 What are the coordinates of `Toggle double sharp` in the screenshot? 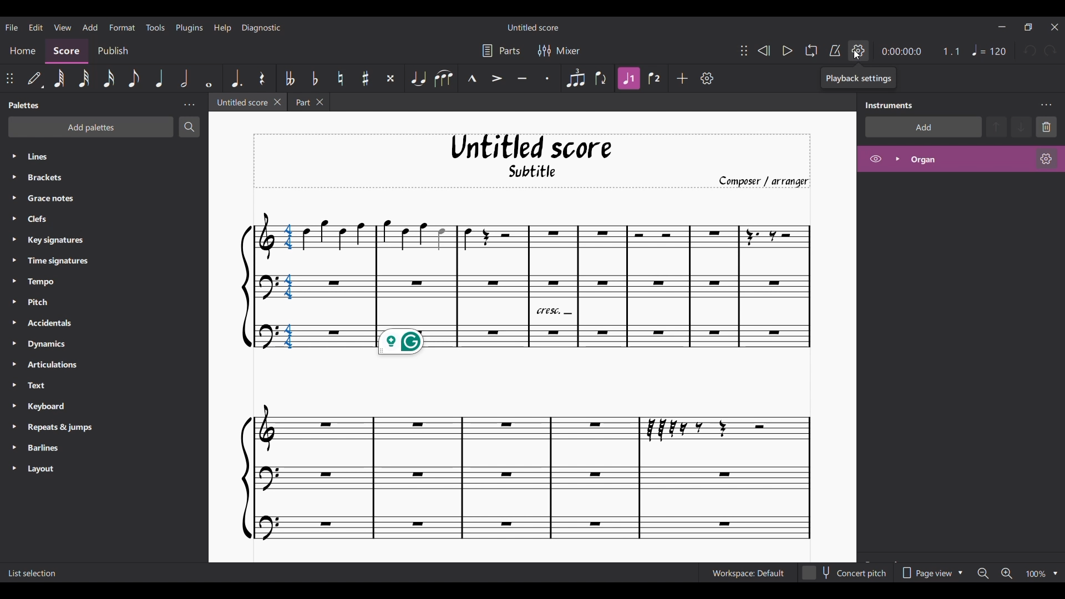 It's located at (391, 78).